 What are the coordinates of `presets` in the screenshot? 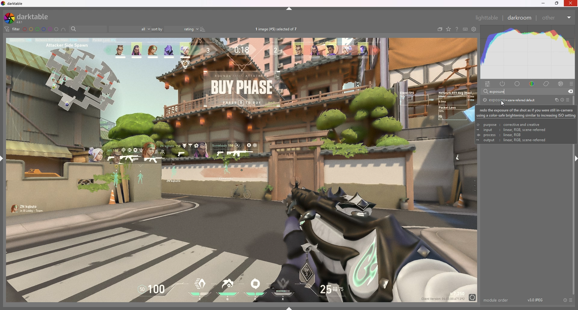 It's located at (568, 100).